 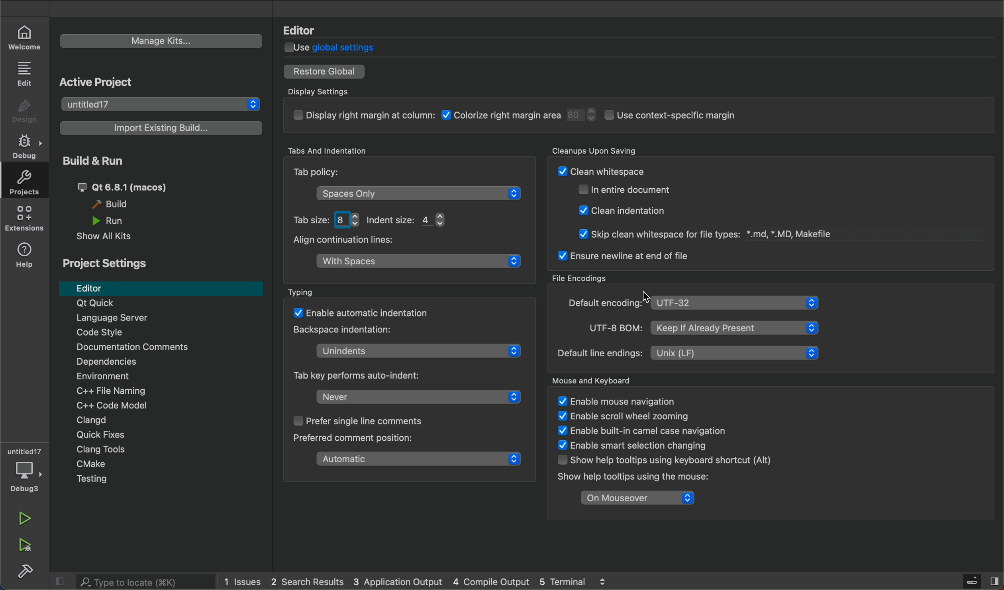 I want to click on cmake, so click(x=153, y=465).